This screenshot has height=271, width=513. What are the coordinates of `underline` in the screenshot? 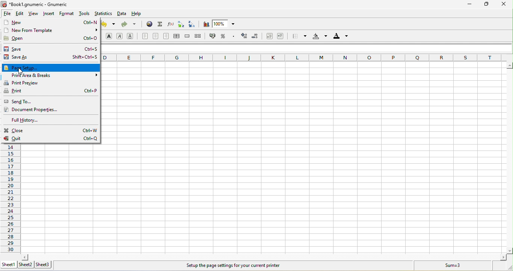 It's located at (131, 36).